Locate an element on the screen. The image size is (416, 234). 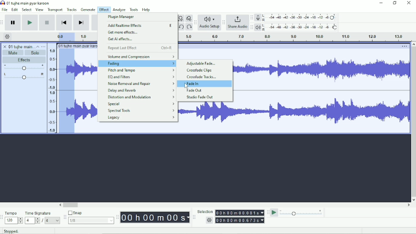
Noise Removal and Repair is located at coordinates (140, 83).